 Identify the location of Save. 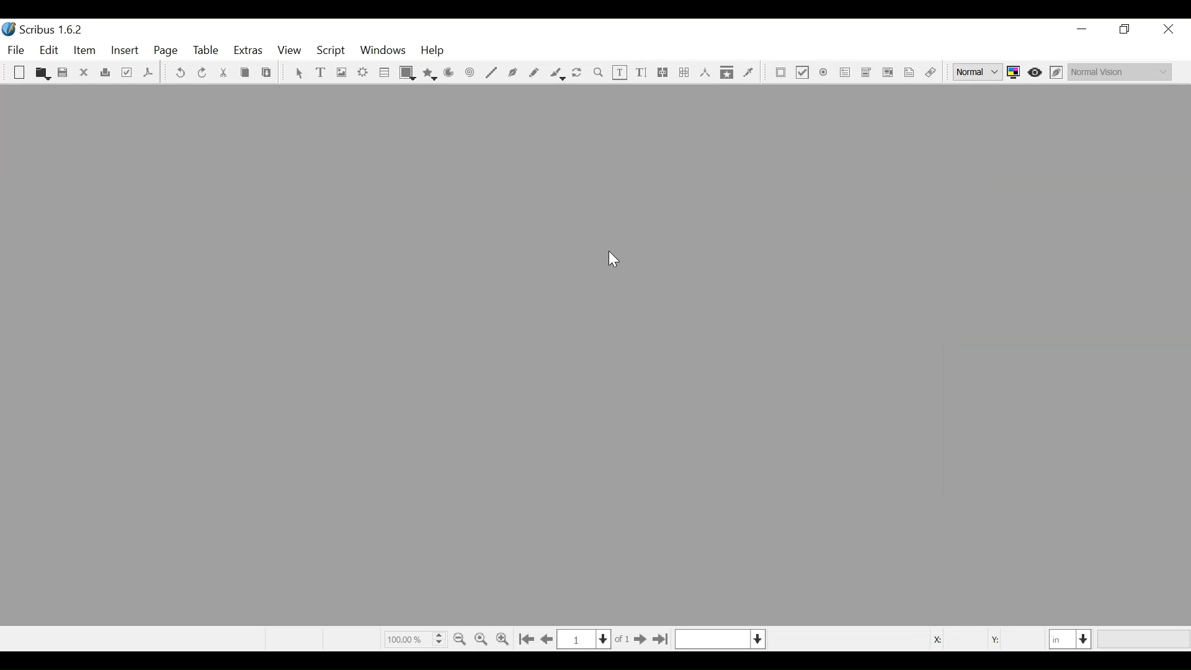
(64, 74).